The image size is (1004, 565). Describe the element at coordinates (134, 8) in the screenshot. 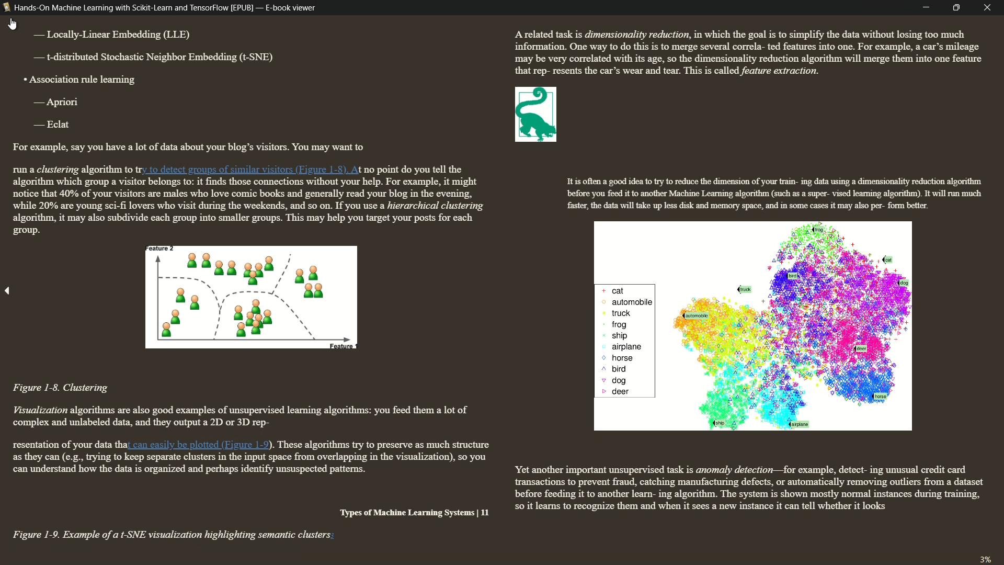

I see `book name` at that location.